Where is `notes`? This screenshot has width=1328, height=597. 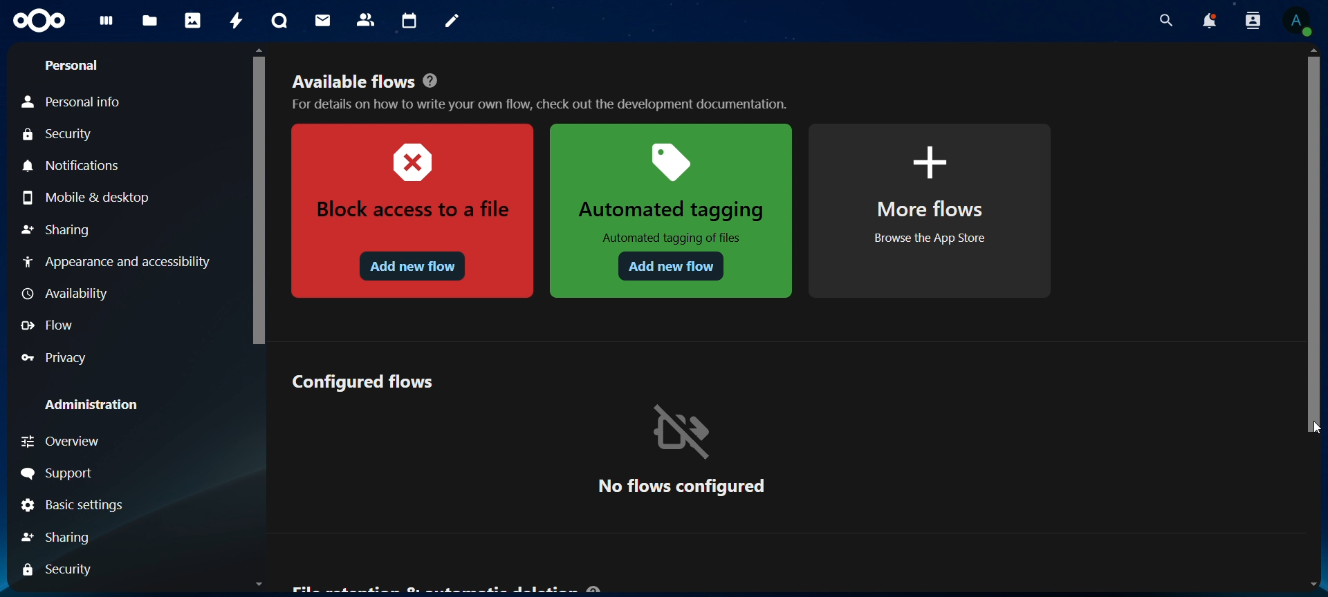
notes is located at coordinates (454, 21).